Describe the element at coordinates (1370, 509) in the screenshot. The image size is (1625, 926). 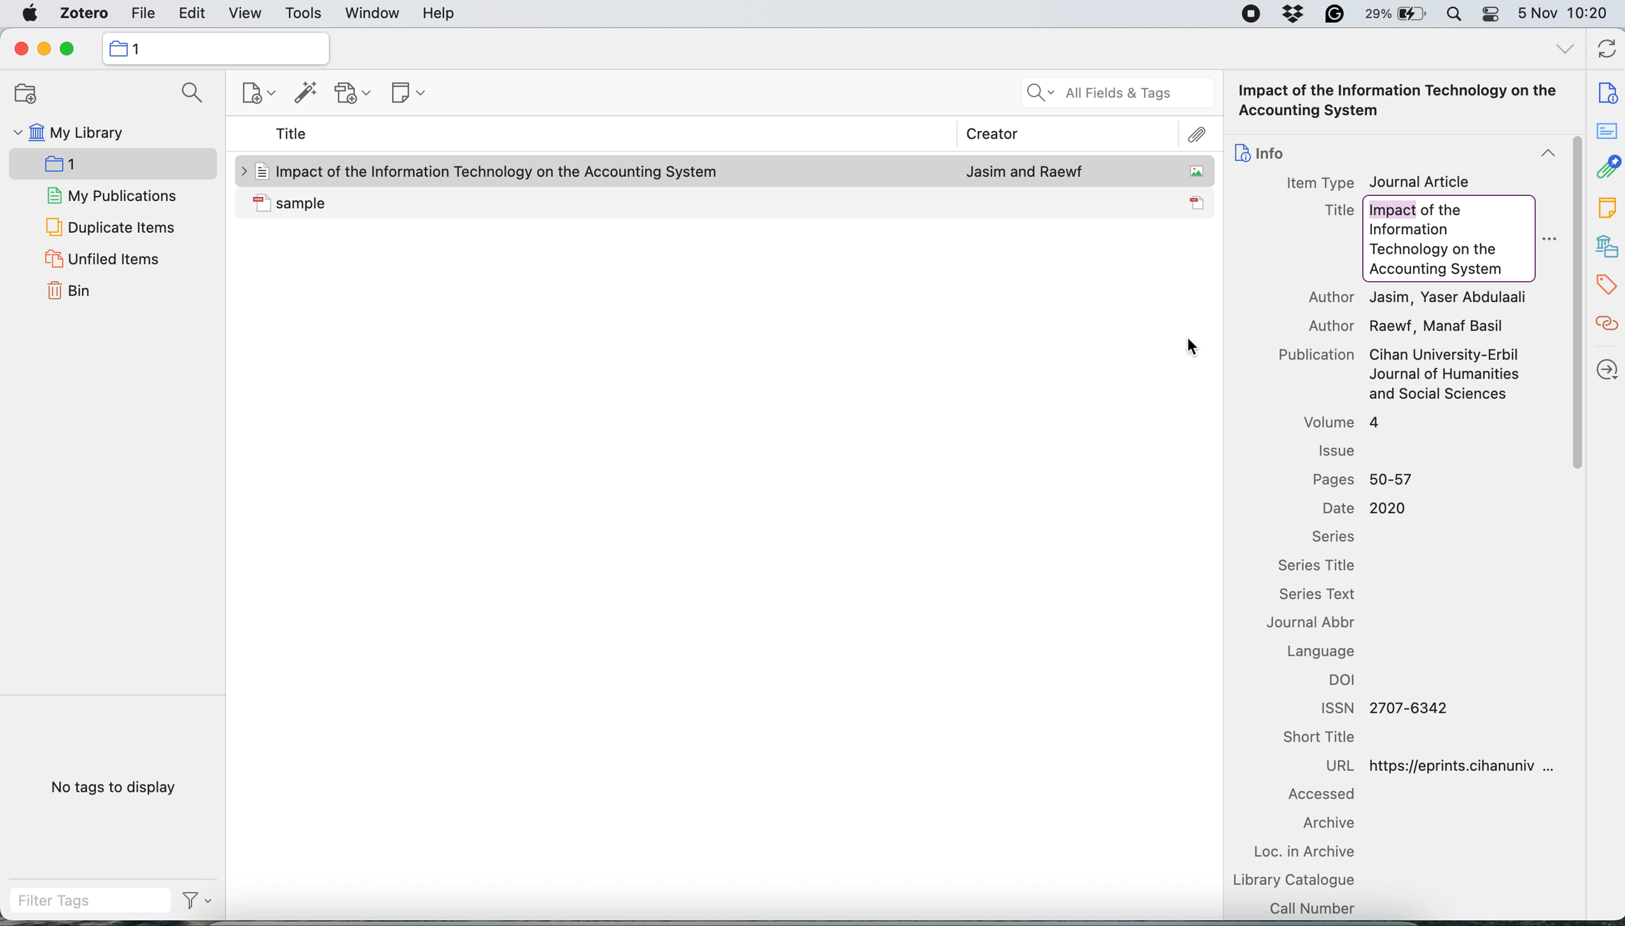
I see `Date 2020` at that location.